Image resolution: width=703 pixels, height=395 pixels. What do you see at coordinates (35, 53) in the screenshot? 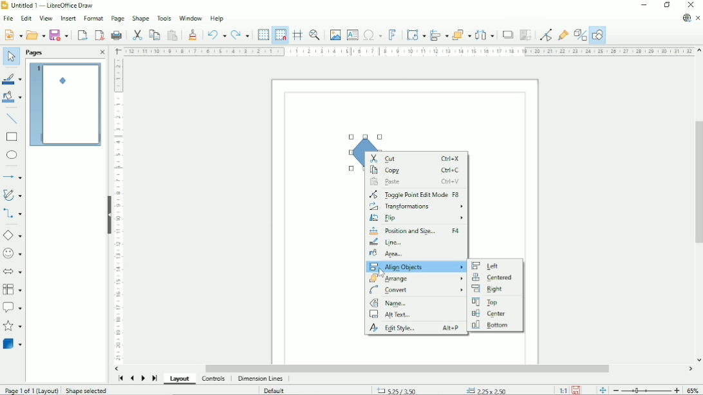
I see `Pages` at bounding box center [35, 53].